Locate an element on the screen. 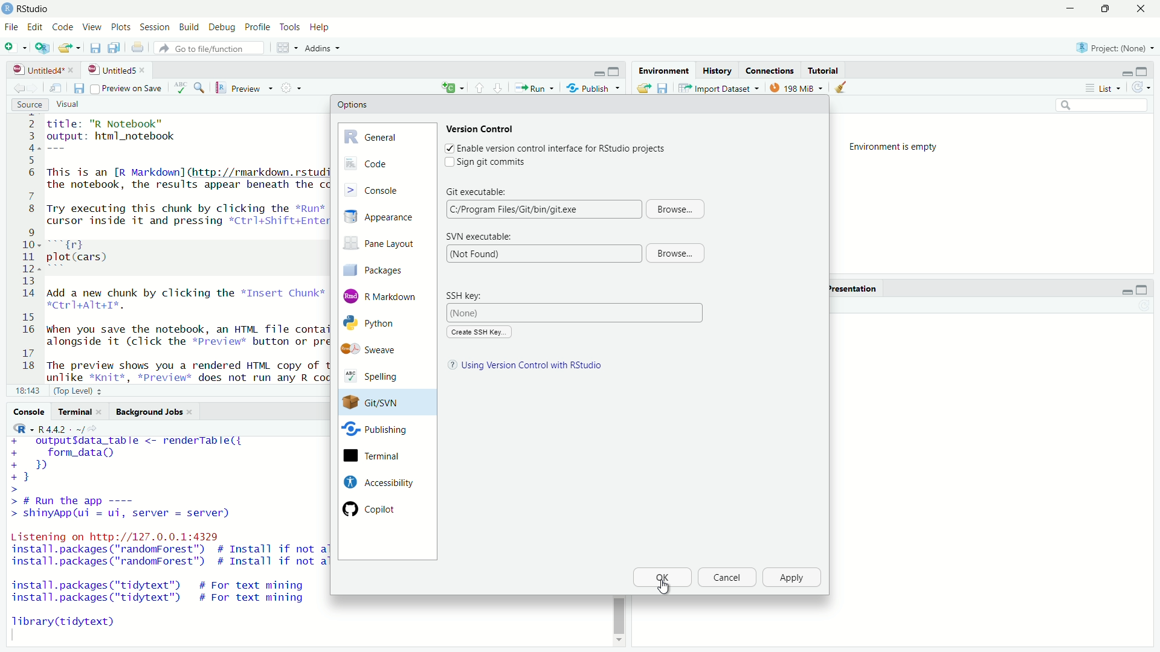 Image resolution: width=1160 pixels, height=652 pixels. Browse... is located at coordinates (674, 254).